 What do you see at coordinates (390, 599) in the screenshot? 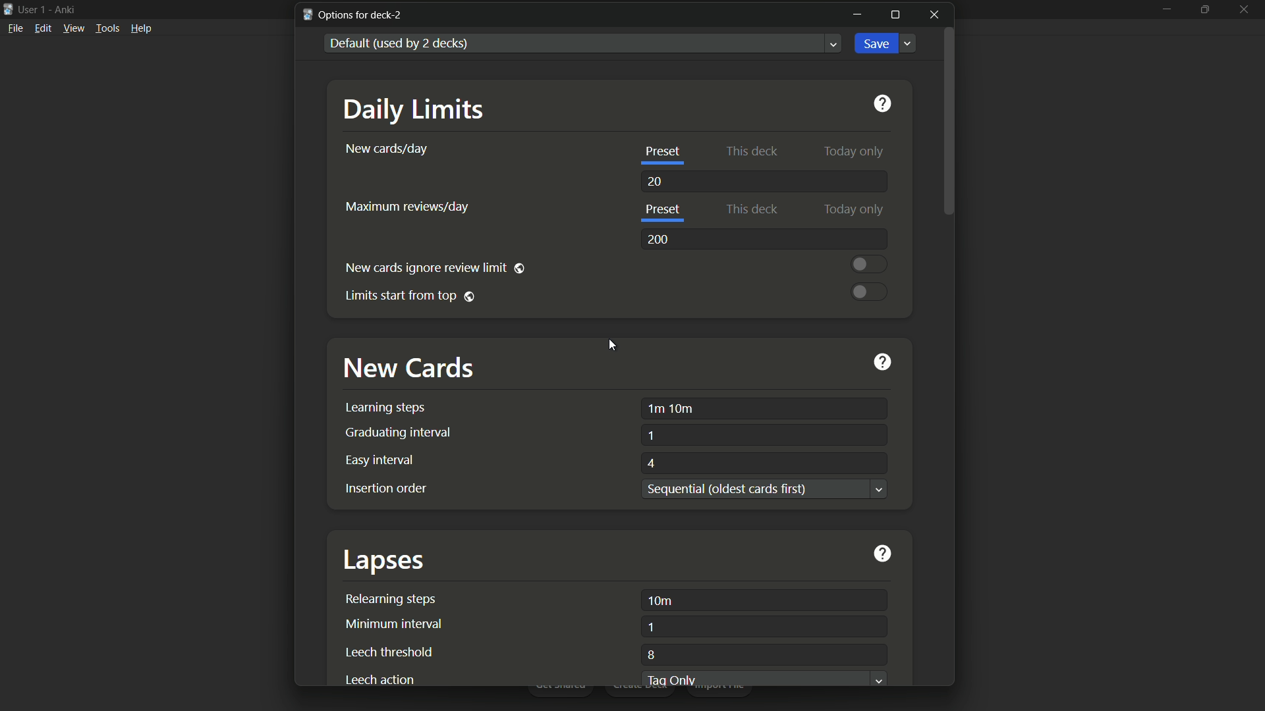
I see `relearning steps` at bounding box center [390, 599].